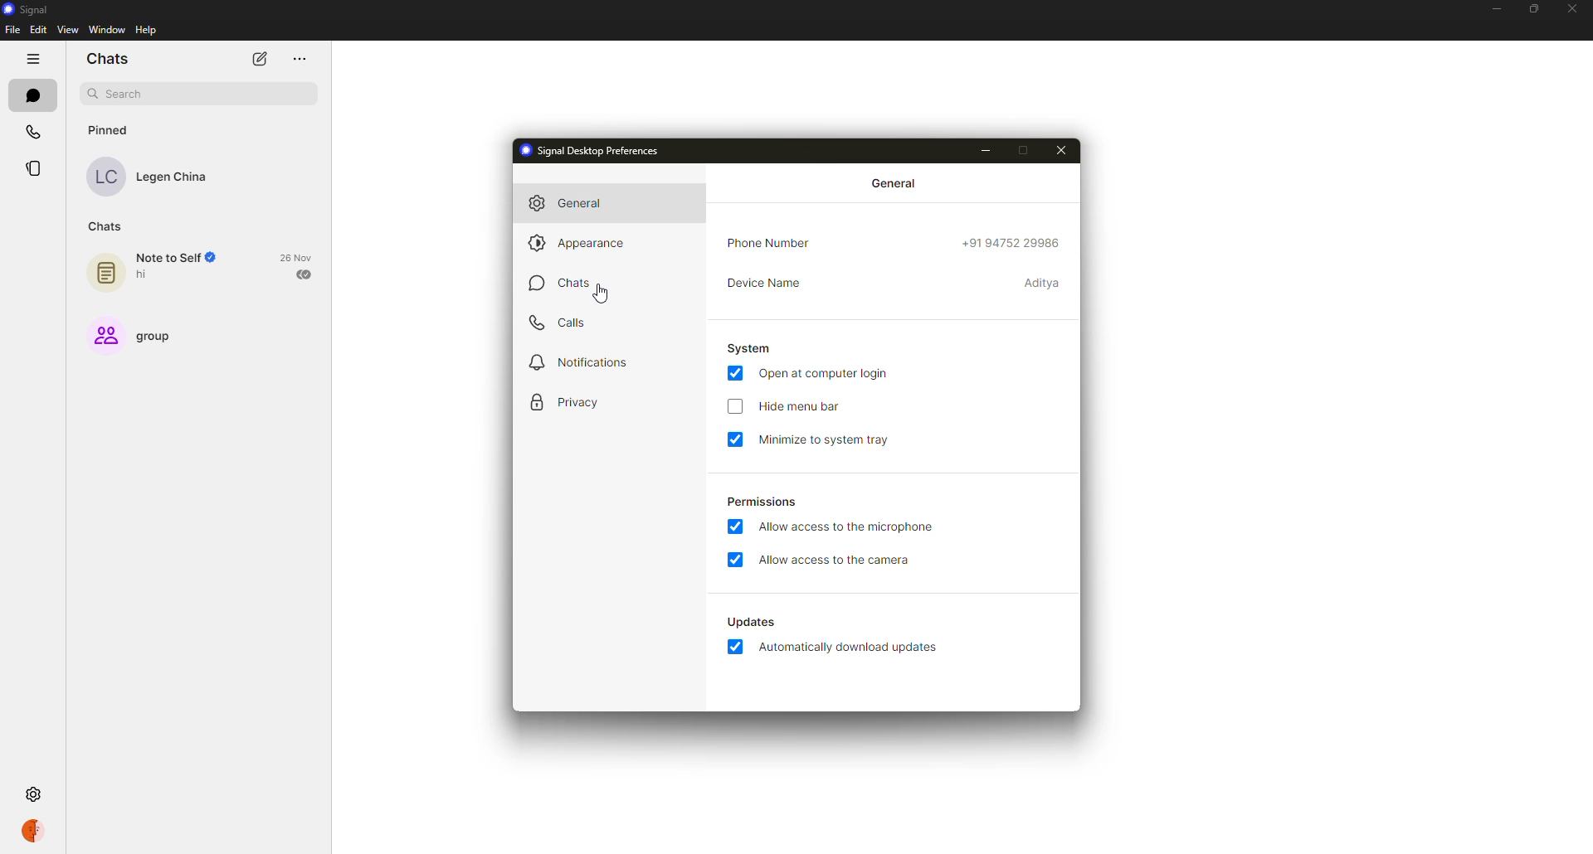  What do you see at coordinates (37, 832) in the screenshot?
I see `profile` at bounding box center [37, 832].